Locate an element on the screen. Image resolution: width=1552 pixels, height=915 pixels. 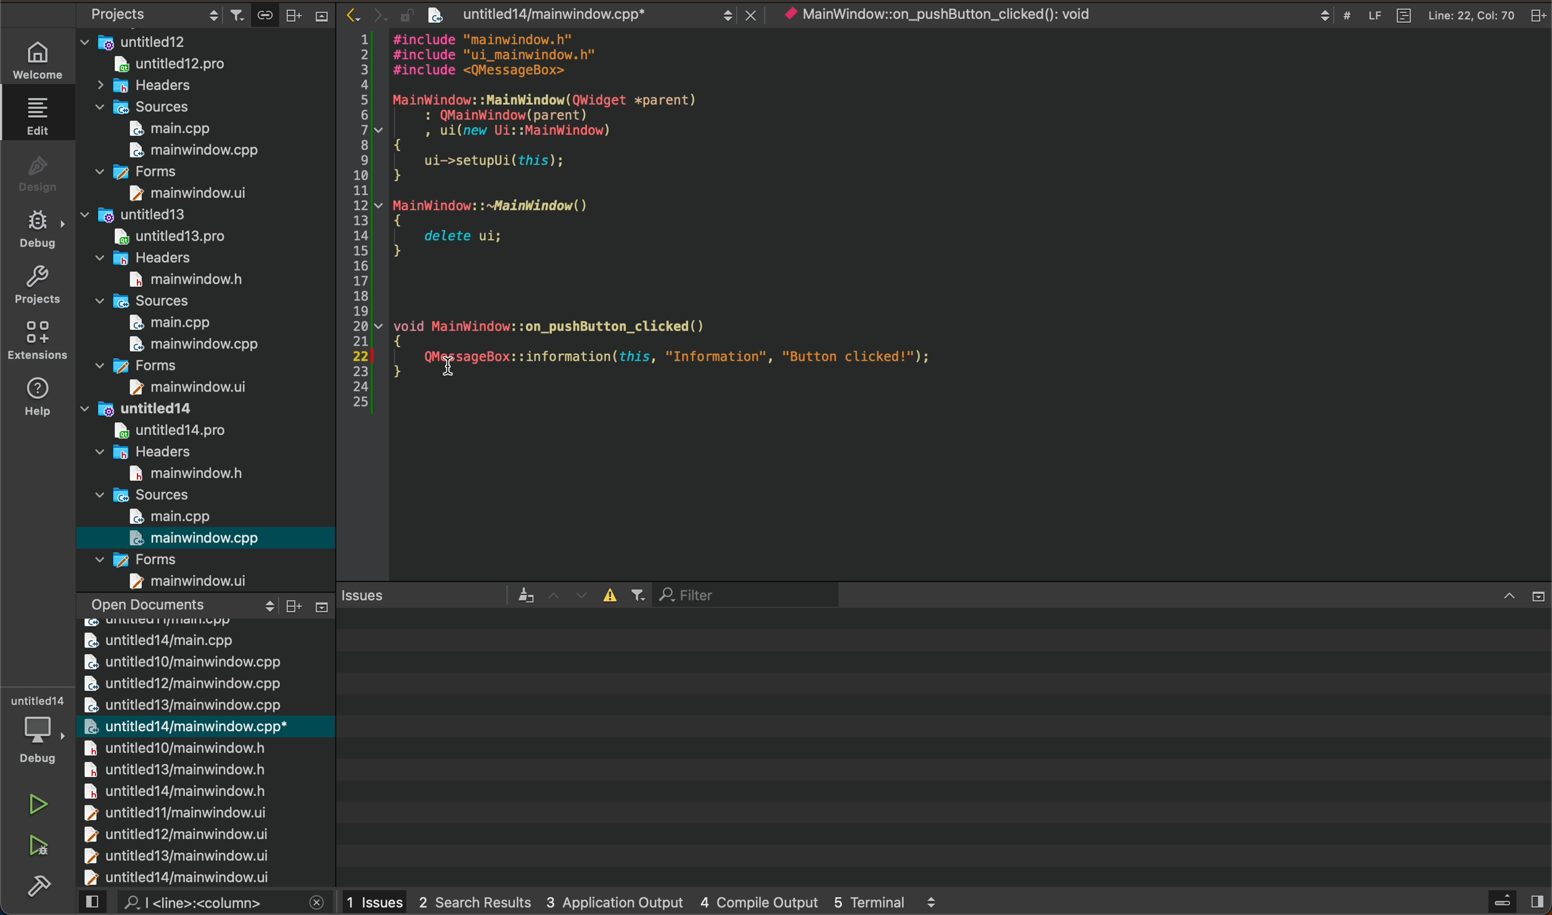
search is located at coordinates (205, 903).